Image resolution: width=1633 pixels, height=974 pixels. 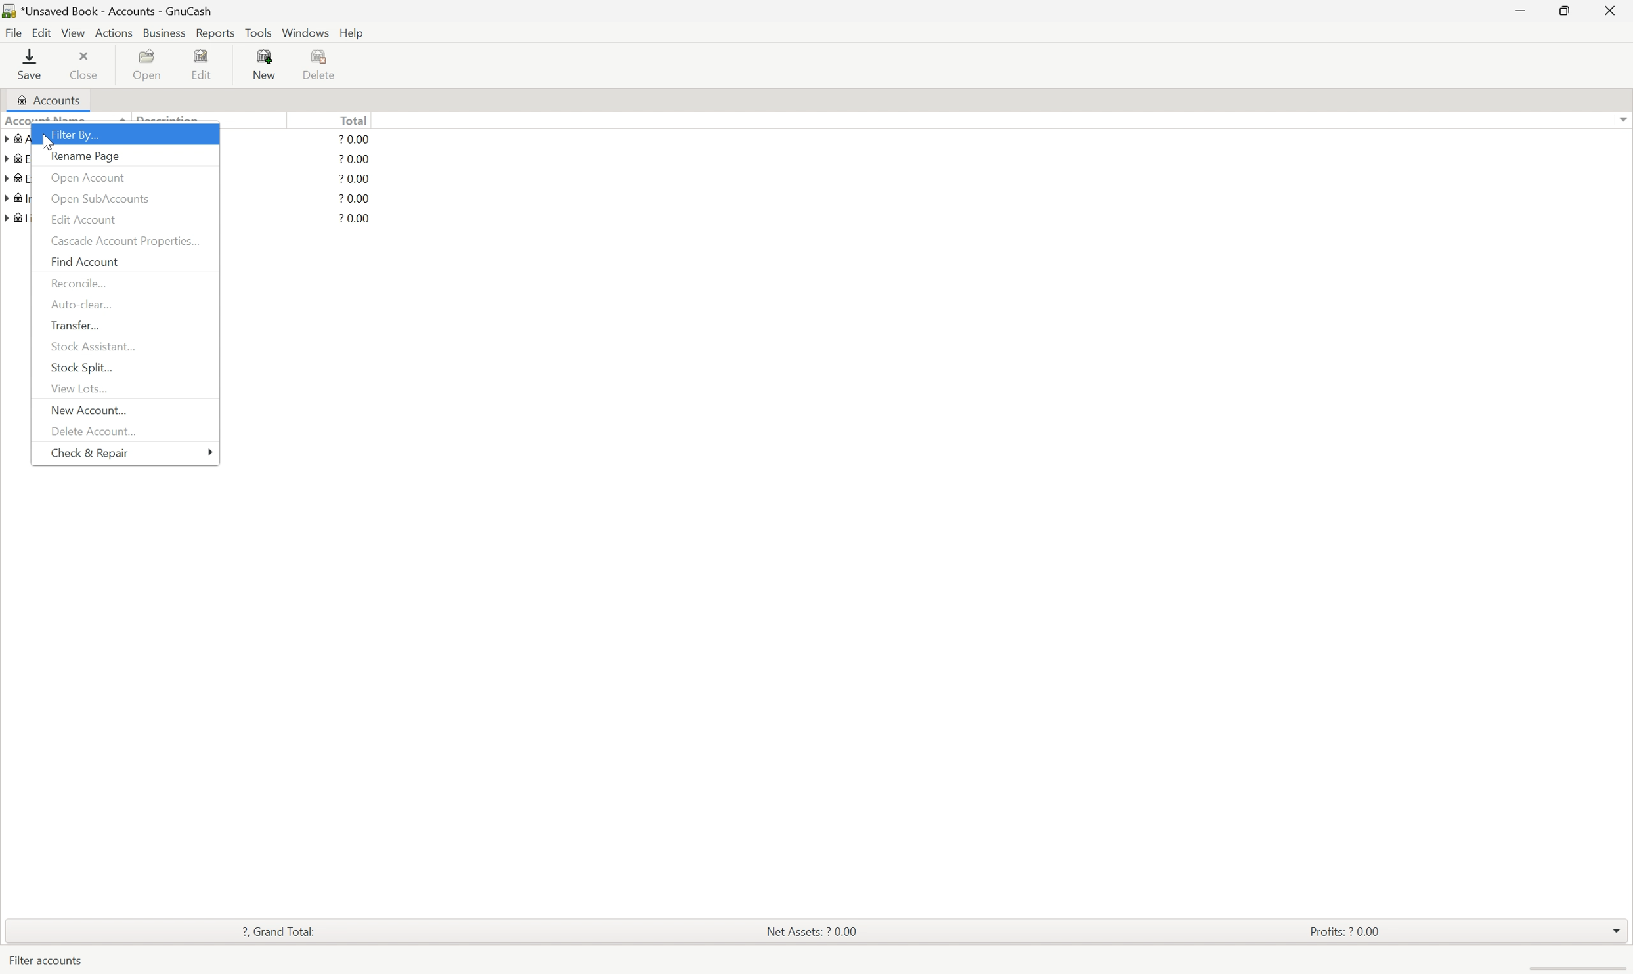 I want to click on Scroll up, so click(x=1622, y=119).